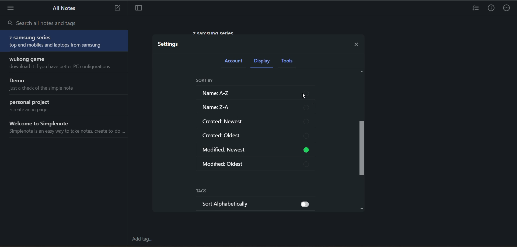 This screenshot has height=247, width=517. Describe the element at coordinates (357, 44) in the screenshot. I see `close` at that location.